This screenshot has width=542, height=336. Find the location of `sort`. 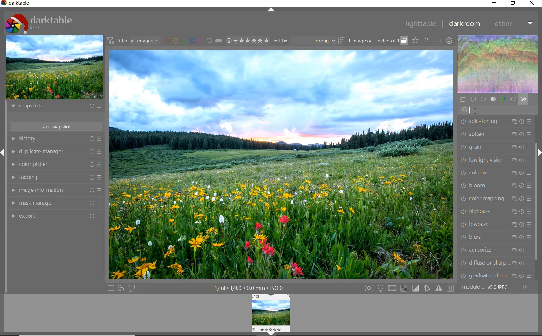

sort is located at coordinates (308, 42).